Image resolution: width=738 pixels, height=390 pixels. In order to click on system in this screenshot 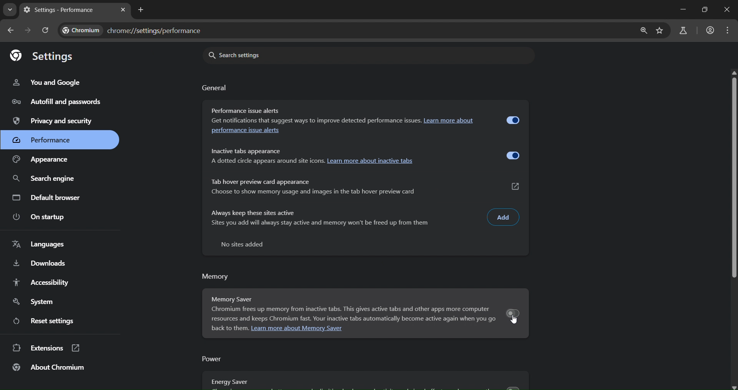, I will do `click(36, 302)`.